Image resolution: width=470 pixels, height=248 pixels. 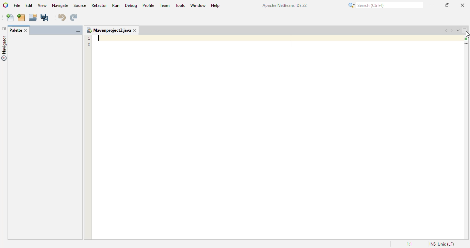 What do you see at coordinates (451, 31) in the screenshot?
I see `scroll documents right` at bounding box center [451, 31].